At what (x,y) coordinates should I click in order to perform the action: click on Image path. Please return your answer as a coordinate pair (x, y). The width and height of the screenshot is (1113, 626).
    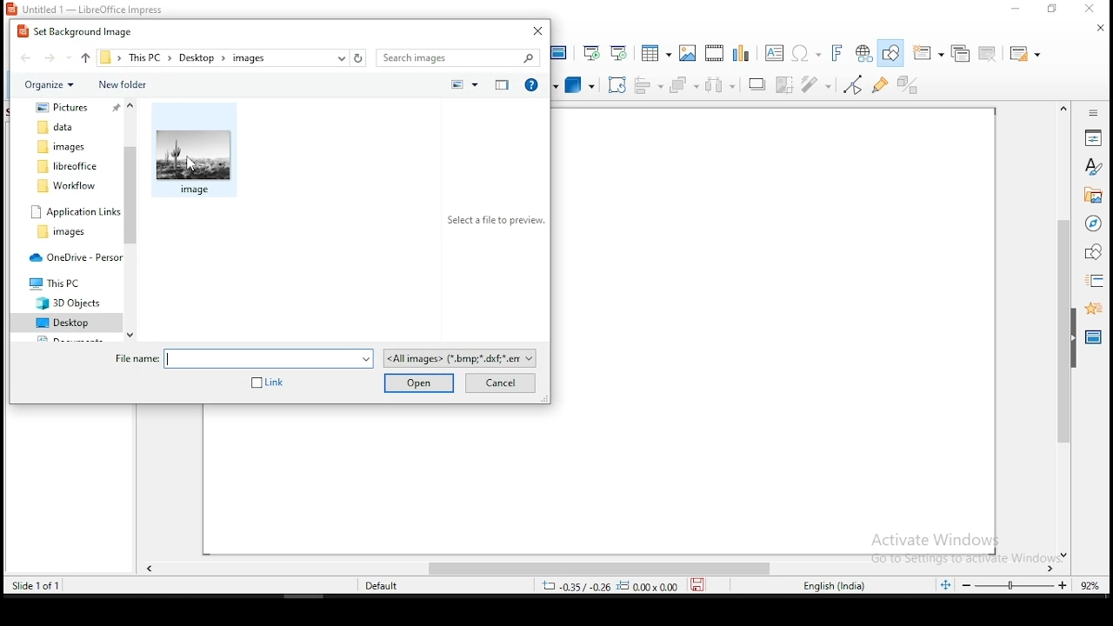
    Looking at the image, I should click on (203, 57).